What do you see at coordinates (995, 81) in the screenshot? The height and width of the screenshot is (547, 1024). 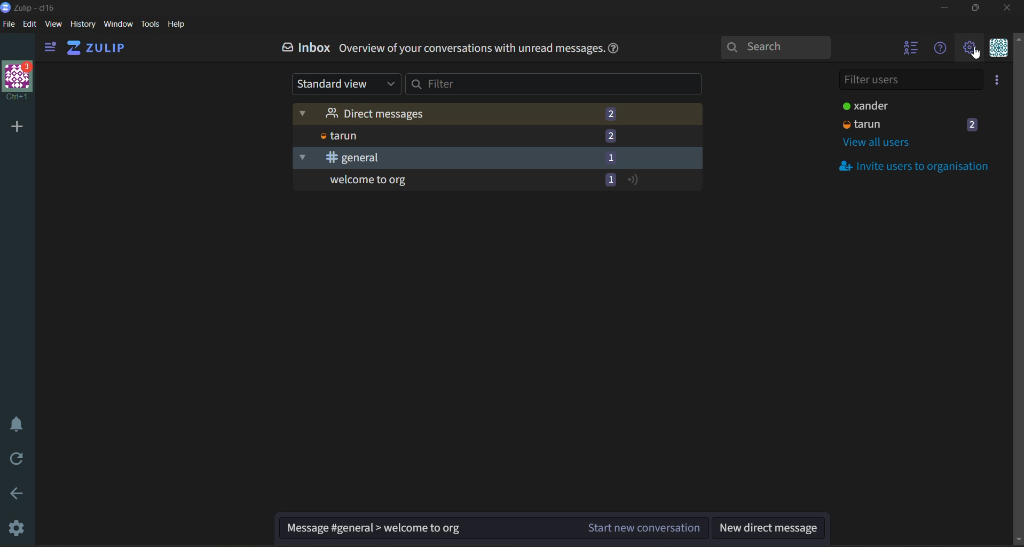 I see `invite users to organisation` at bounding box center [995, 81].